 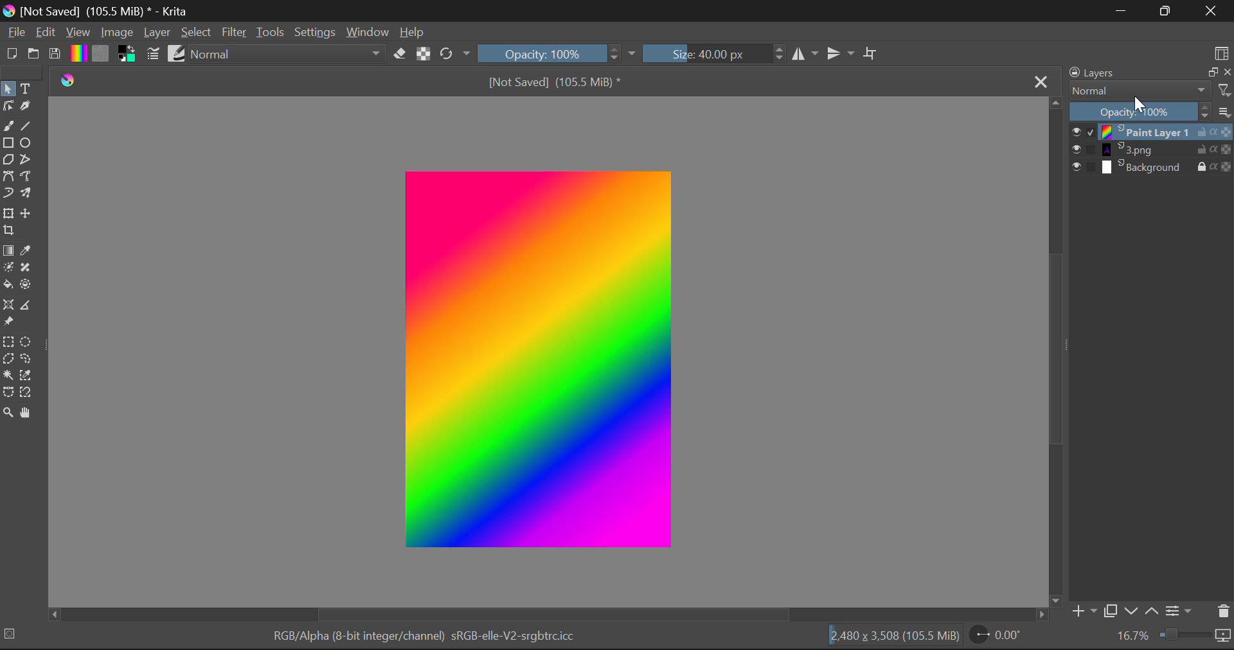 I want to click on Erase, so click(x=402, y=56).